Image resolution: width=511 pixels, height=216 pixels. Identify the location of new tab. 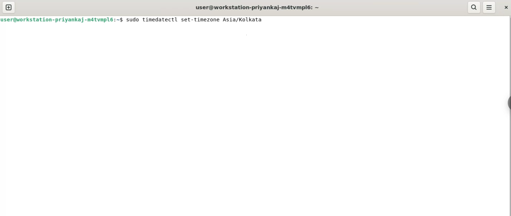
(9, 8).